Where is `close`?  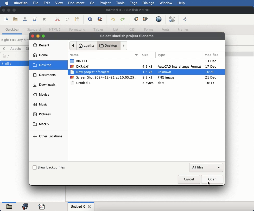
close is located at coordinates (33, 36).